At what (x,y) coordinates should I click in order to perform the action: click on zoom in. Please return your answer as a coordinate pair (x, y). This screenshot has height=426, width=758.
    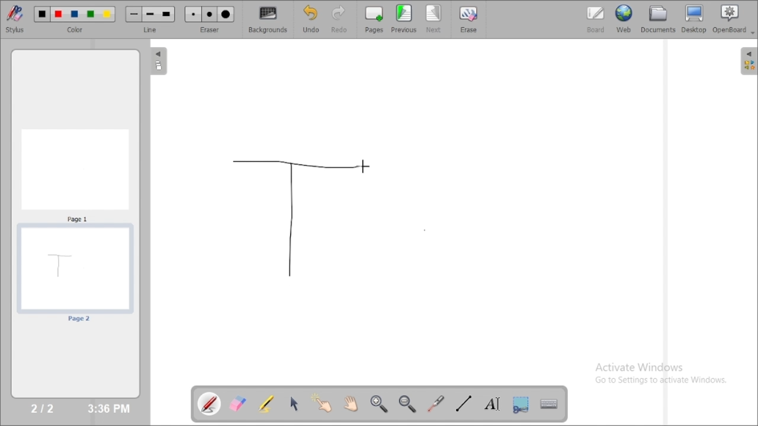
    Looking at the image, I should click on (378, 404).